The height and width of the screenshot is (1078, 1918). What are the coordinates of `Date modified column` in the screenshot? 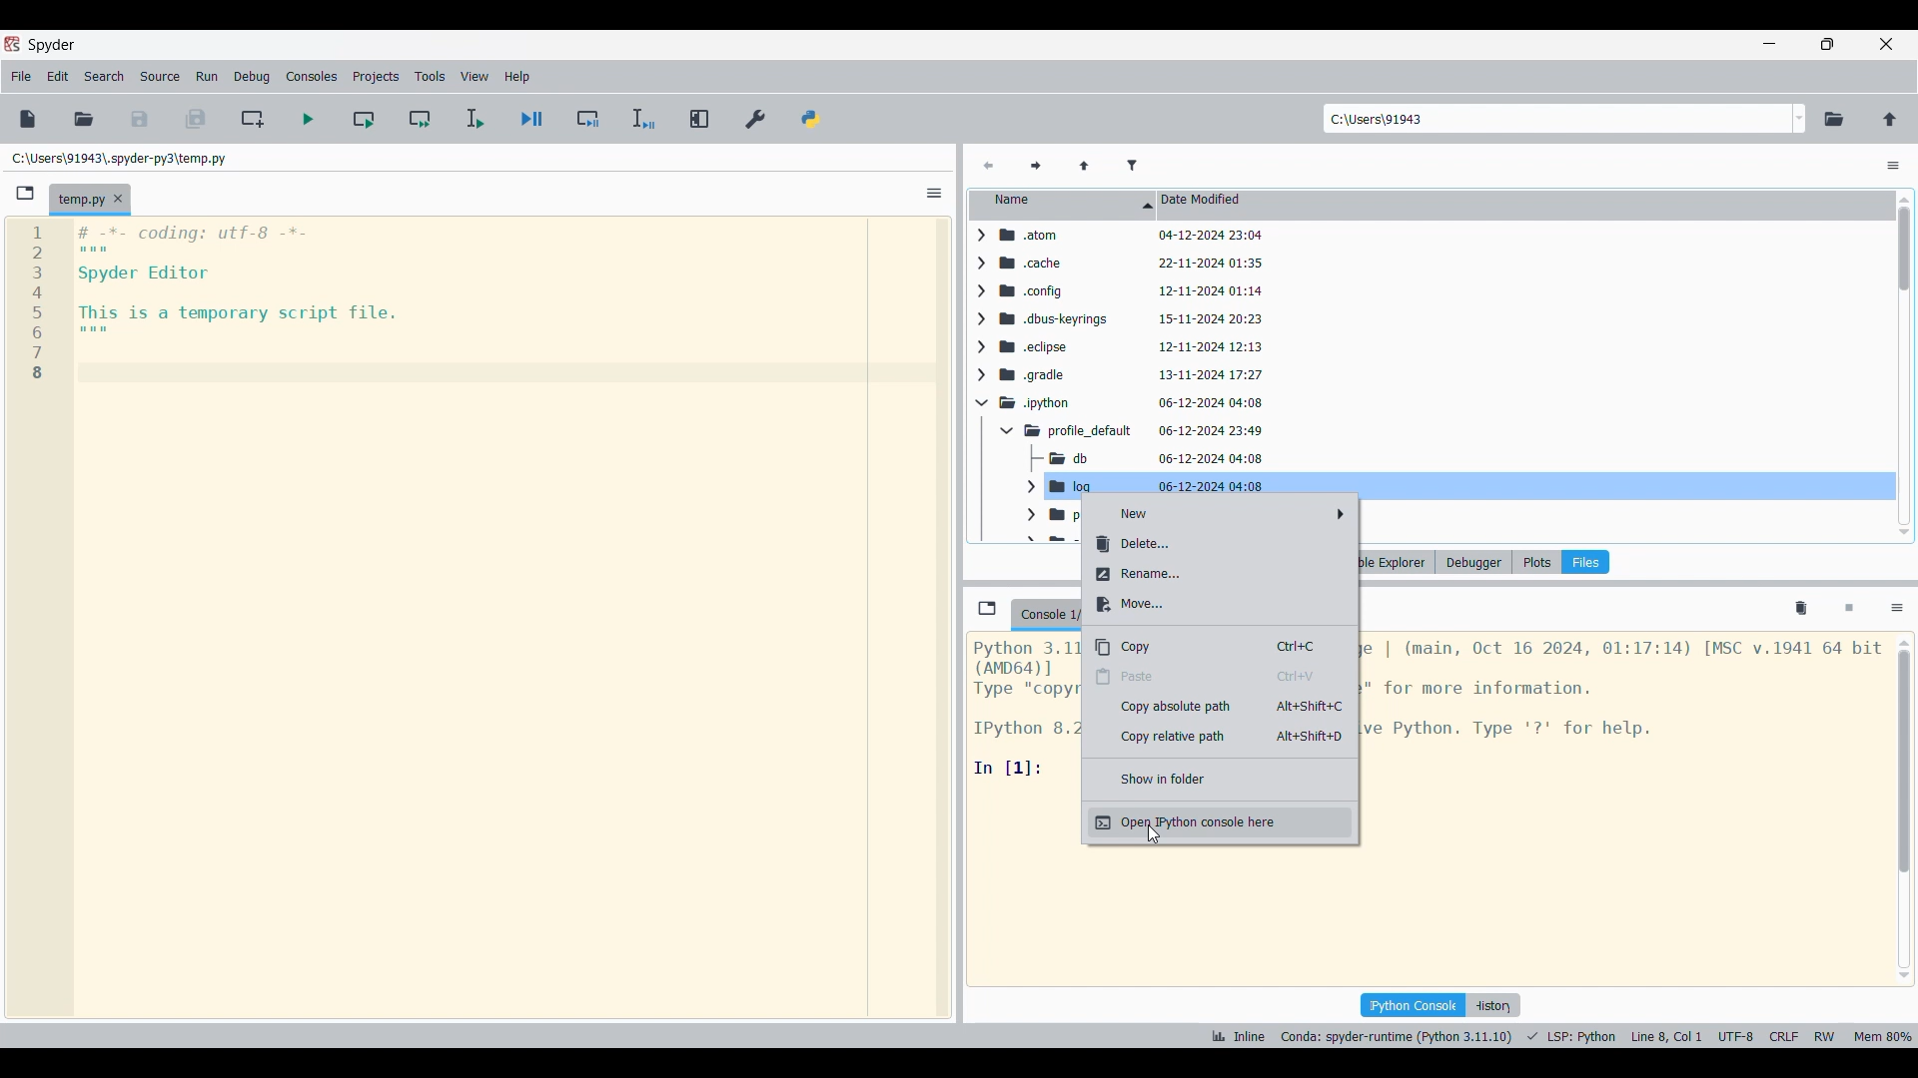 It's located at (1524, 206).